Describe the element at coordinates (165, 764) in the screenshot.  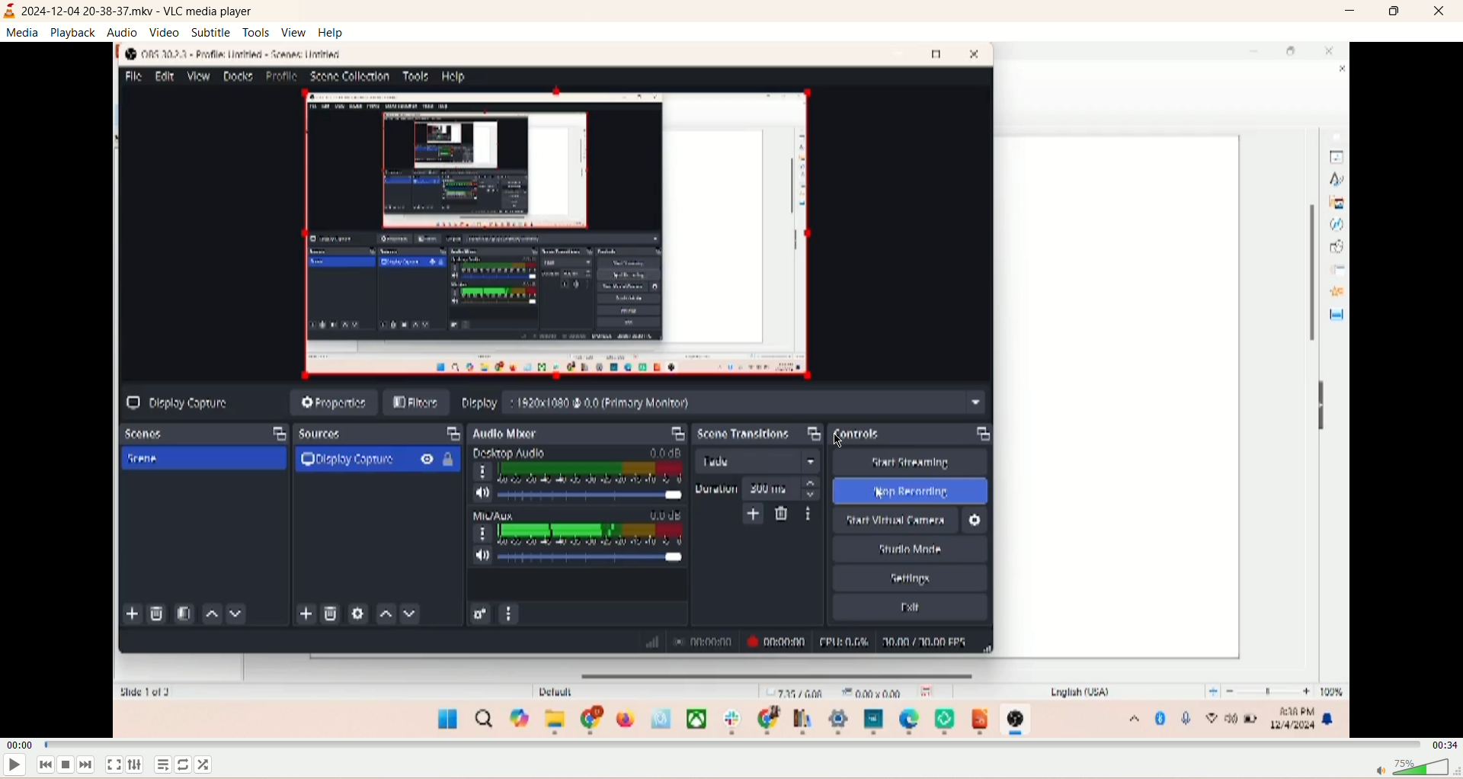
I see `playlist` at that location.